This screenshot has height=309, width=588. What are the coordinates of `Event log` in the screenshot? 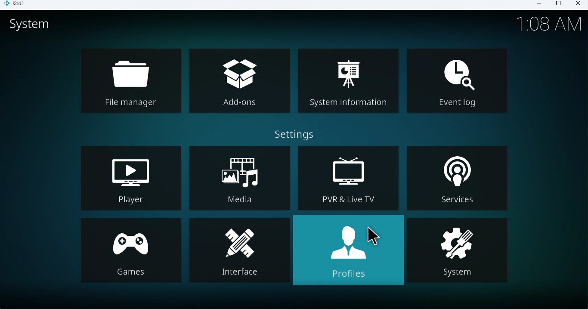 It's located at (459, 82).